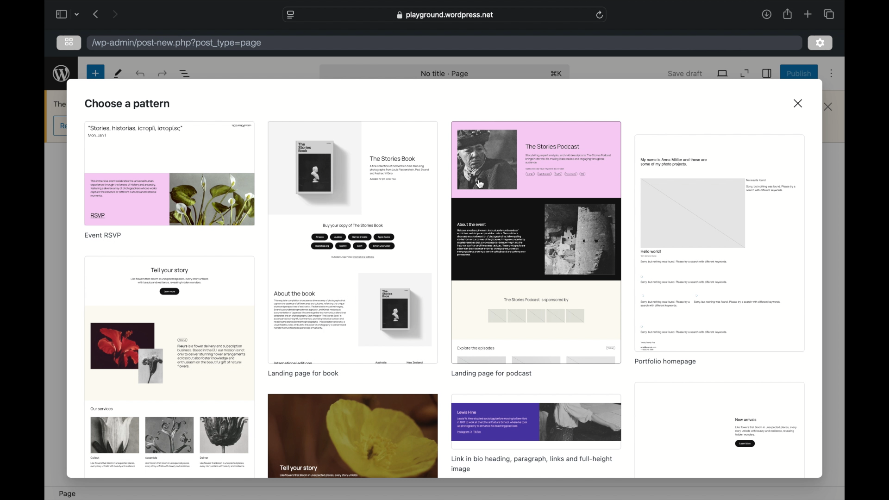  I want to click on save draft, so click(685, 73).